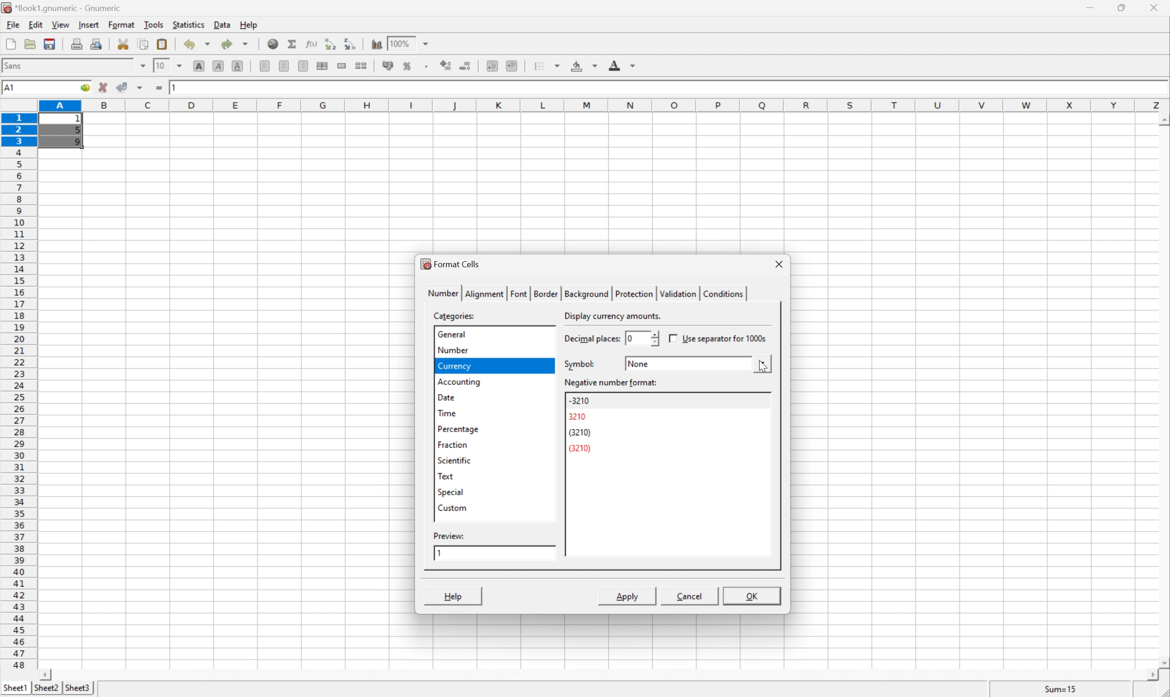 The width and height of the screenshot is (1170, 697). What do you see at coordinates (323, 65) in the screenshot?
I see `center horizontally` at bounding box center [323, 65].